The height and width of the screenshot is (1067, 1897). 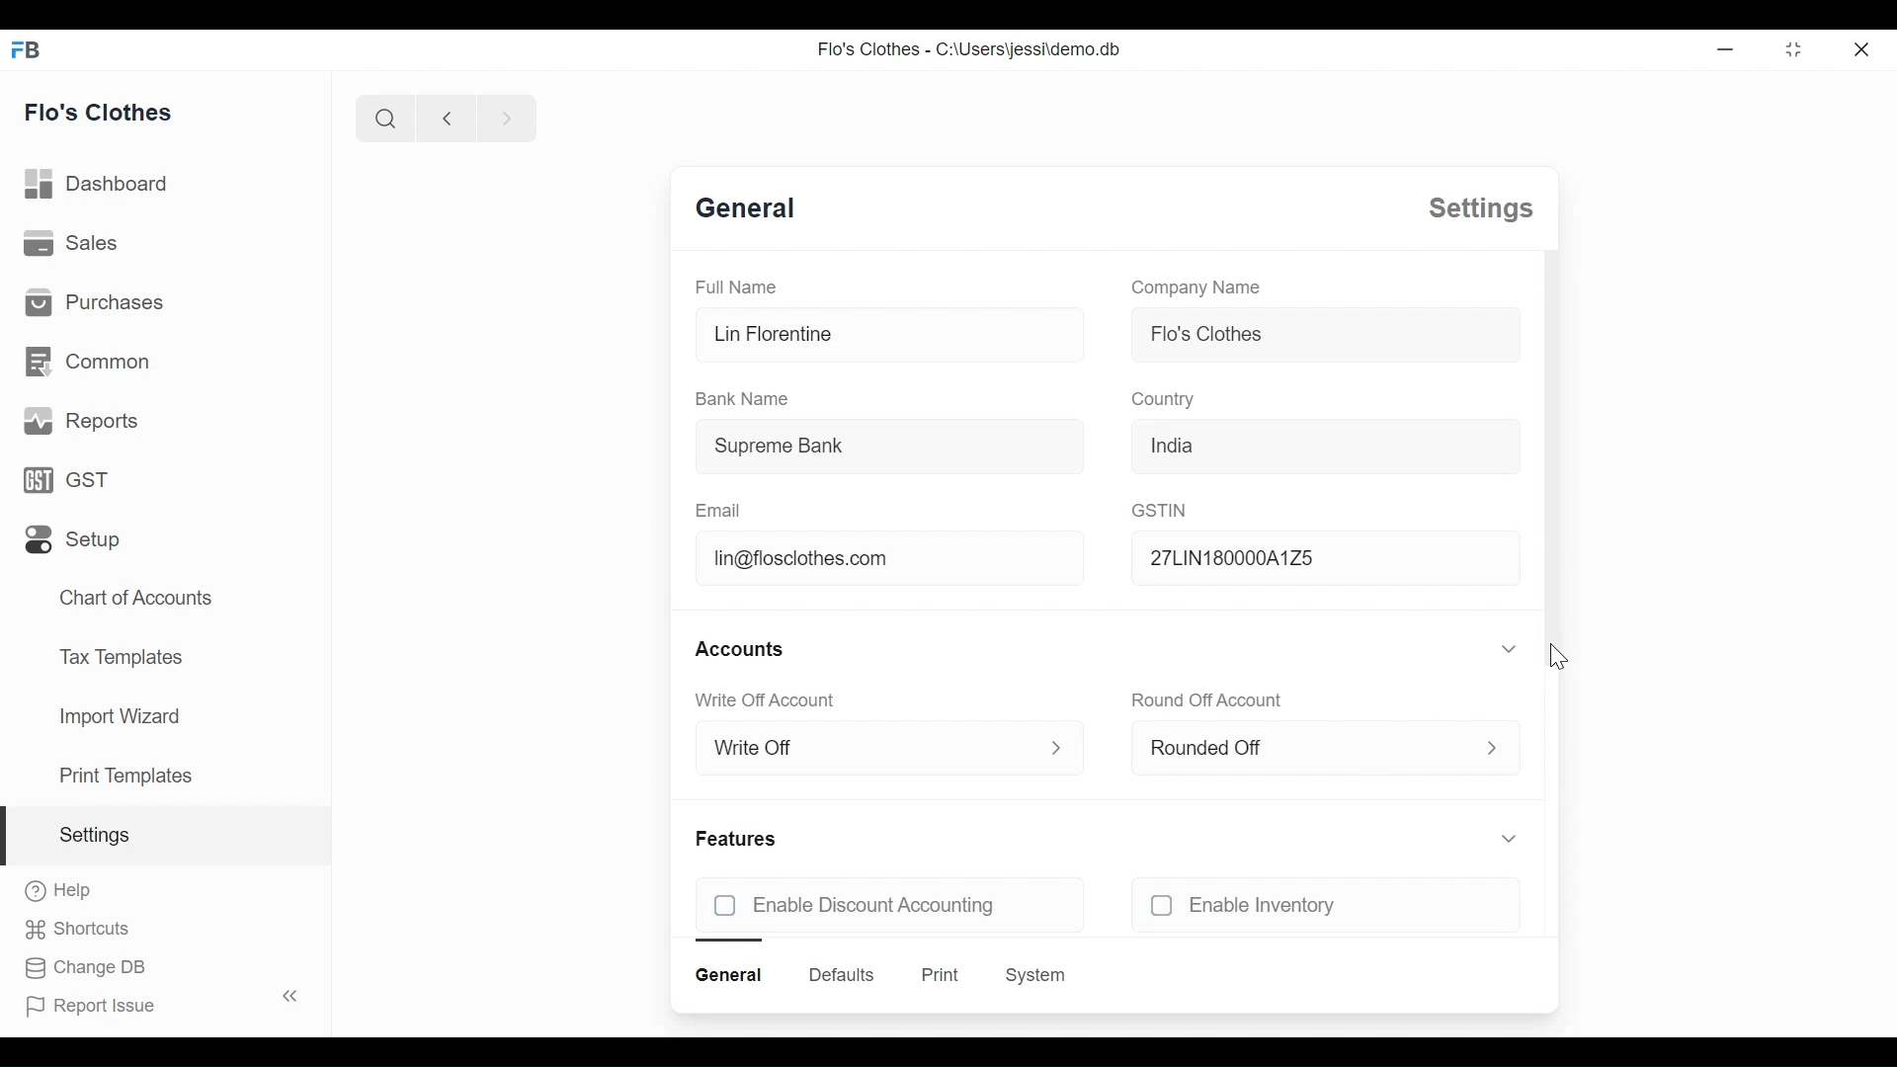 What do you see at coordinates (443, 118) in the screenshot?
I see `Navigate back` at bounding box center [443, 118].